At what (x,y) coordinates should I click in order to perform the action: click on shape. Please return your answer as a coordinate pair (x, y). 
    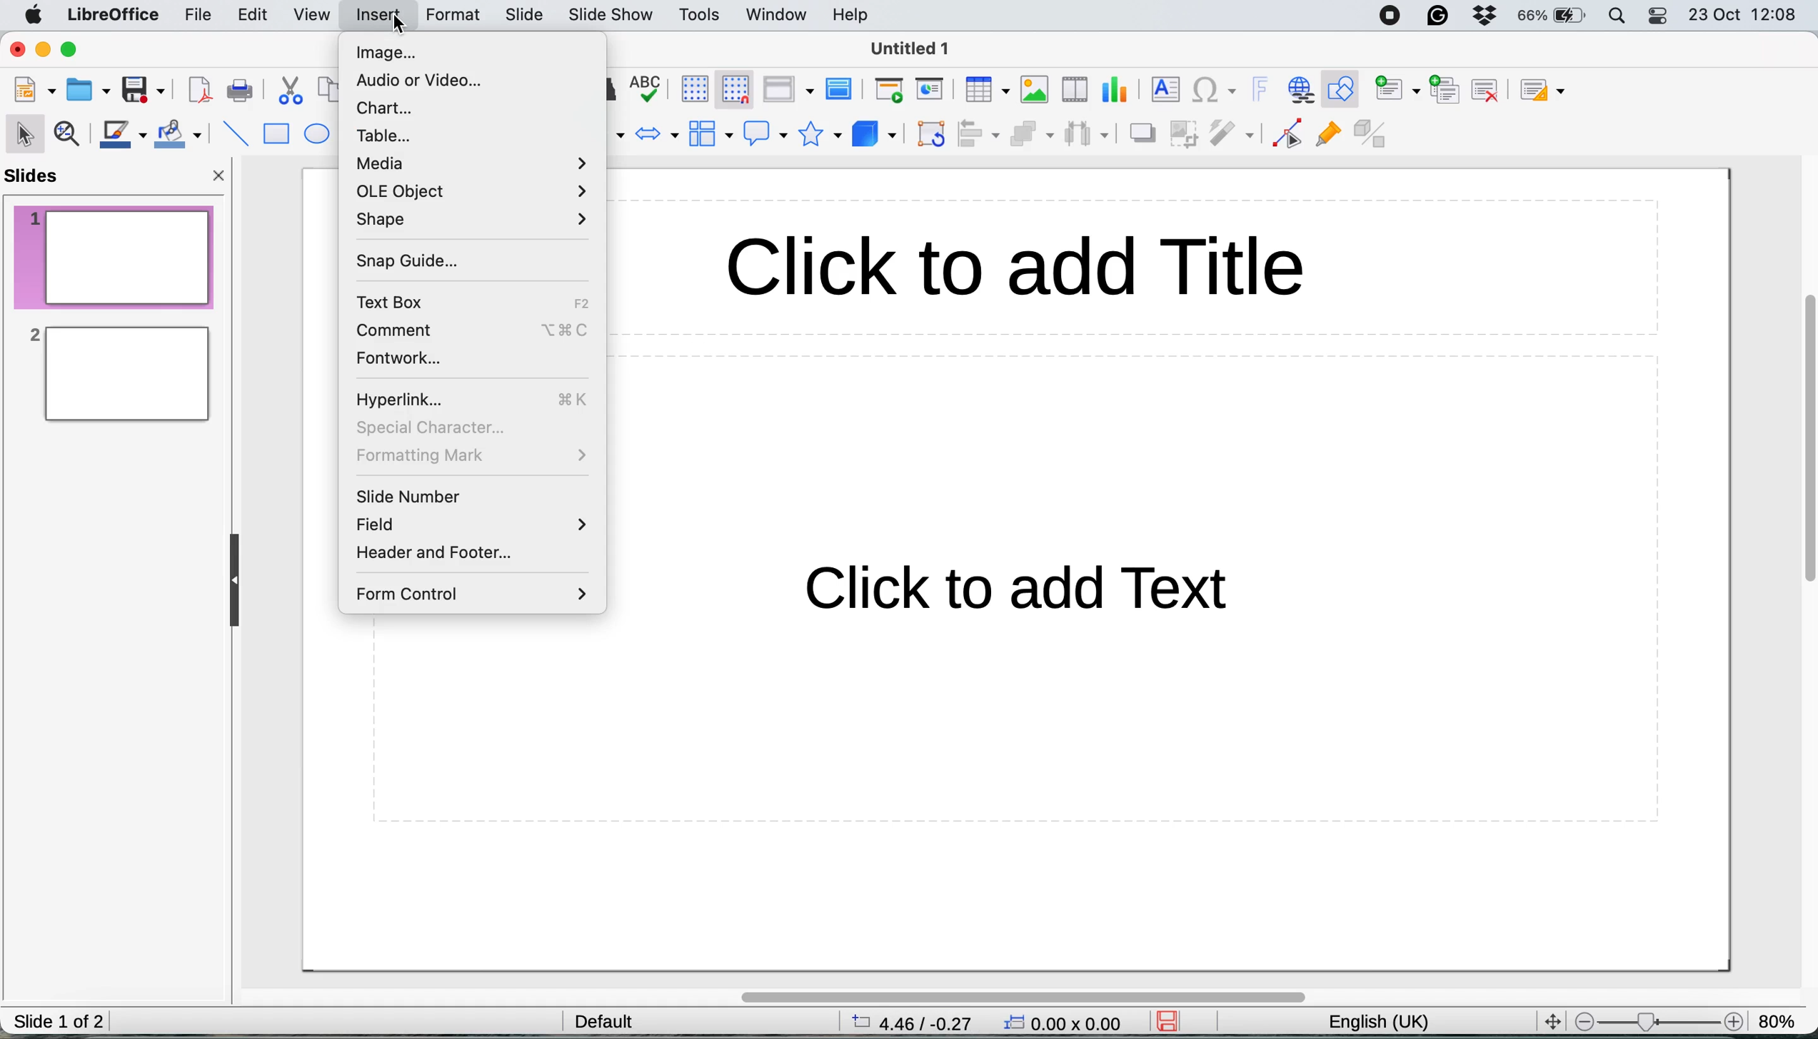
    Looking at the image, I should click on (470, 220).